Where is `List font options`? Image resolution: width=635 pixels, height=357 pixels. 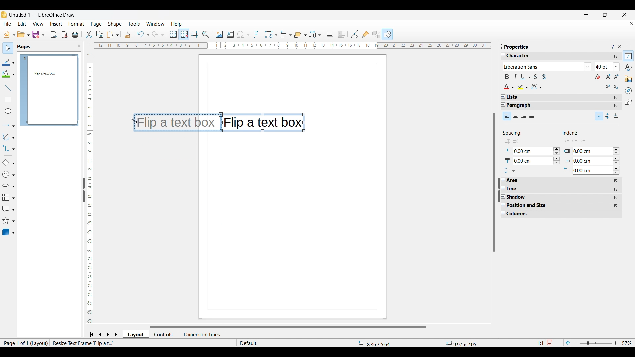
List font options is located at coordinates (588, 67).